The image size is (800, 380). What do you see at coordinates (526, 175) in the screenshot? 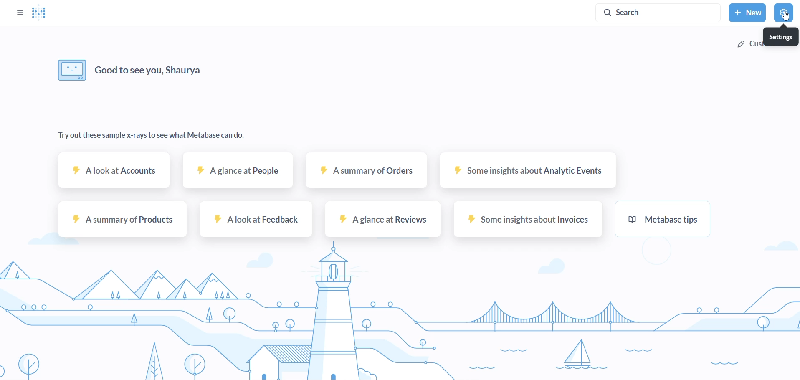
I see `some insights about analytic events` at bounding box center [526, 175].